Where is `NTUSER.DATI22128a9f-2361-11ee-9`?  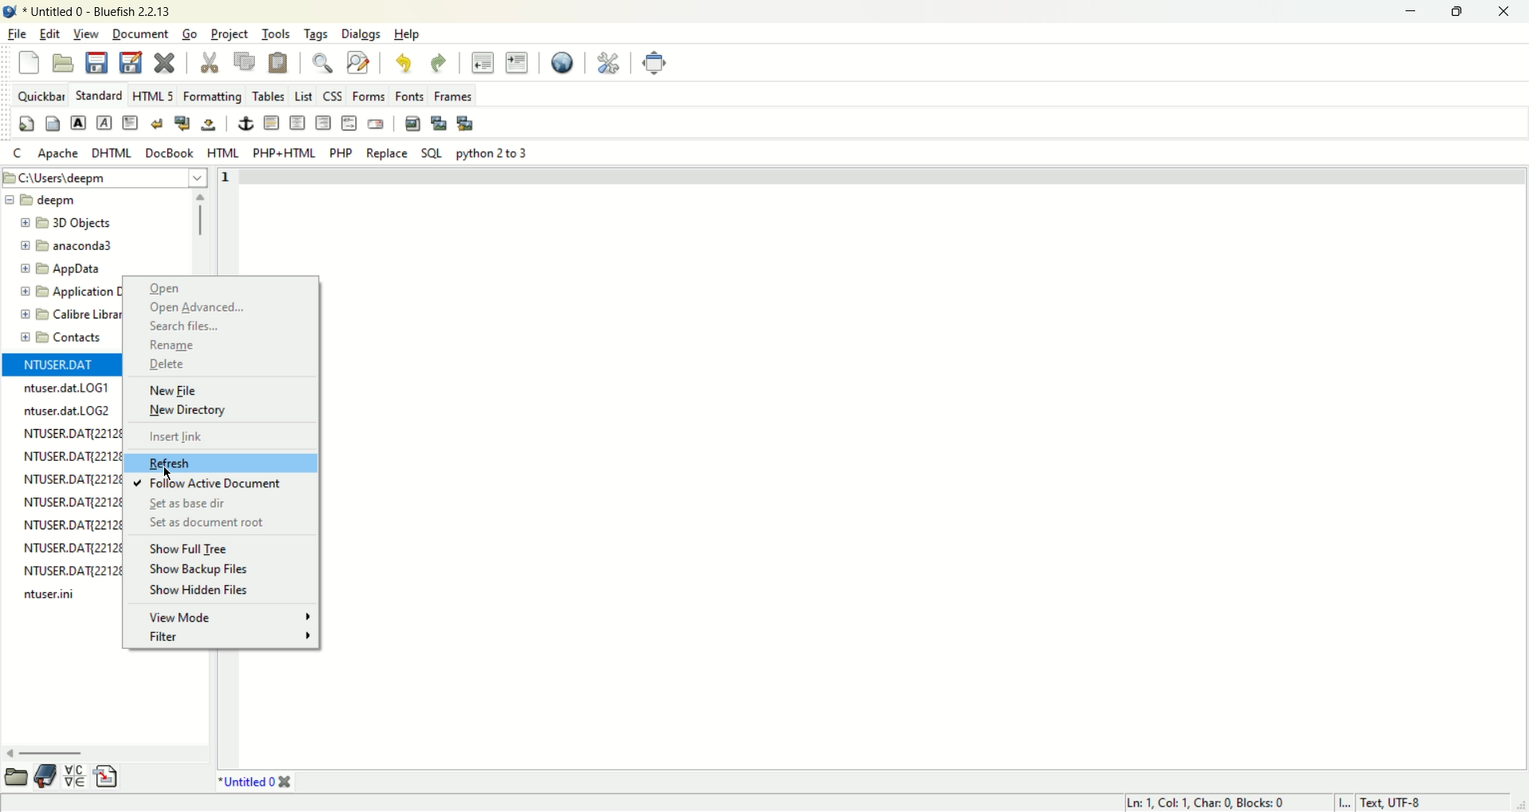
NTUSER.DATI22128a9f-2361-11ee-9 is located at coordinates (71, 432).